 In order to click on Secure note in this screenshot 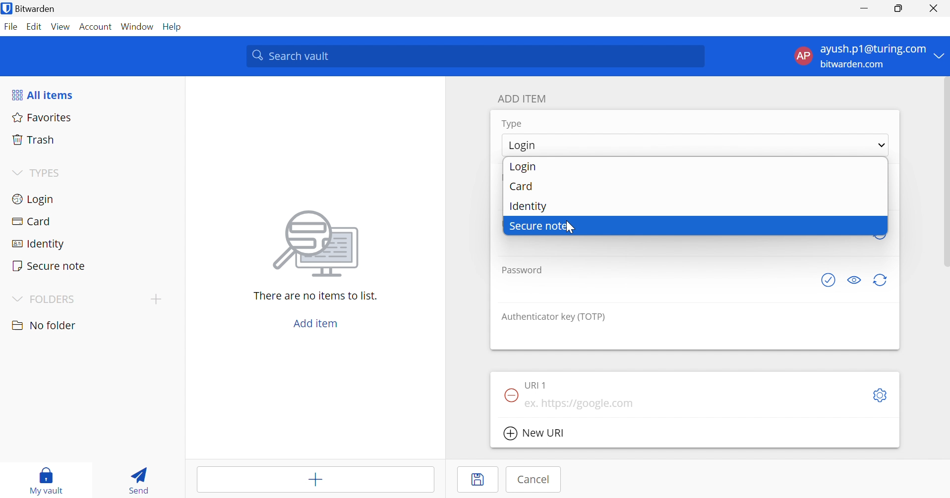, I will do `click(539, 227)`.